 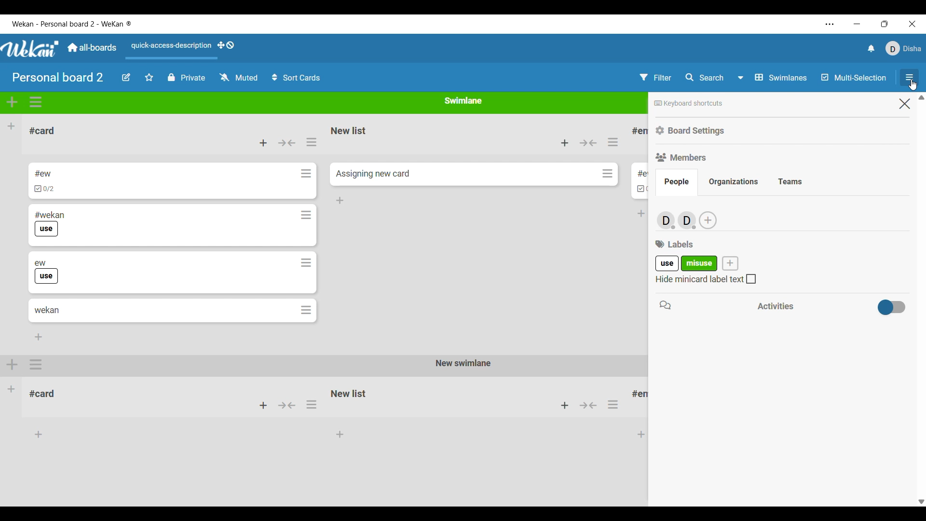 I want to click on Participants in current board, so click(x=676, y=219).